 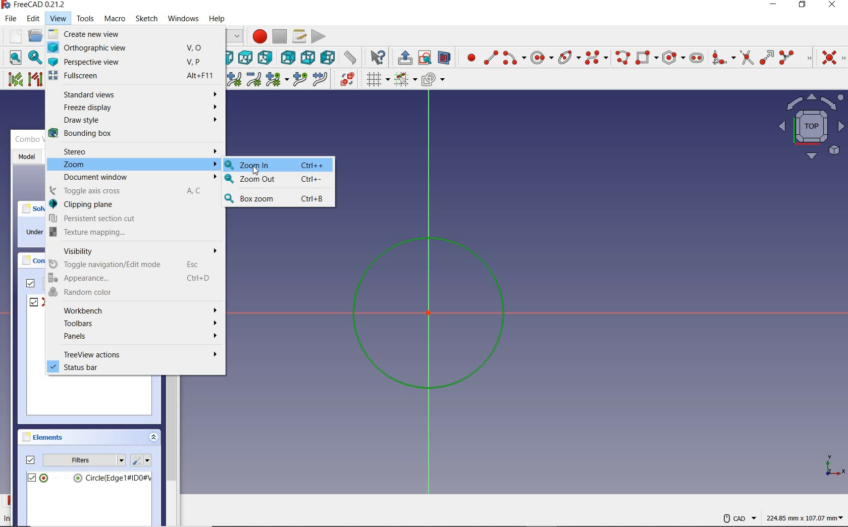 I want to click on B Texture mapping, so click(x=135, y=232).